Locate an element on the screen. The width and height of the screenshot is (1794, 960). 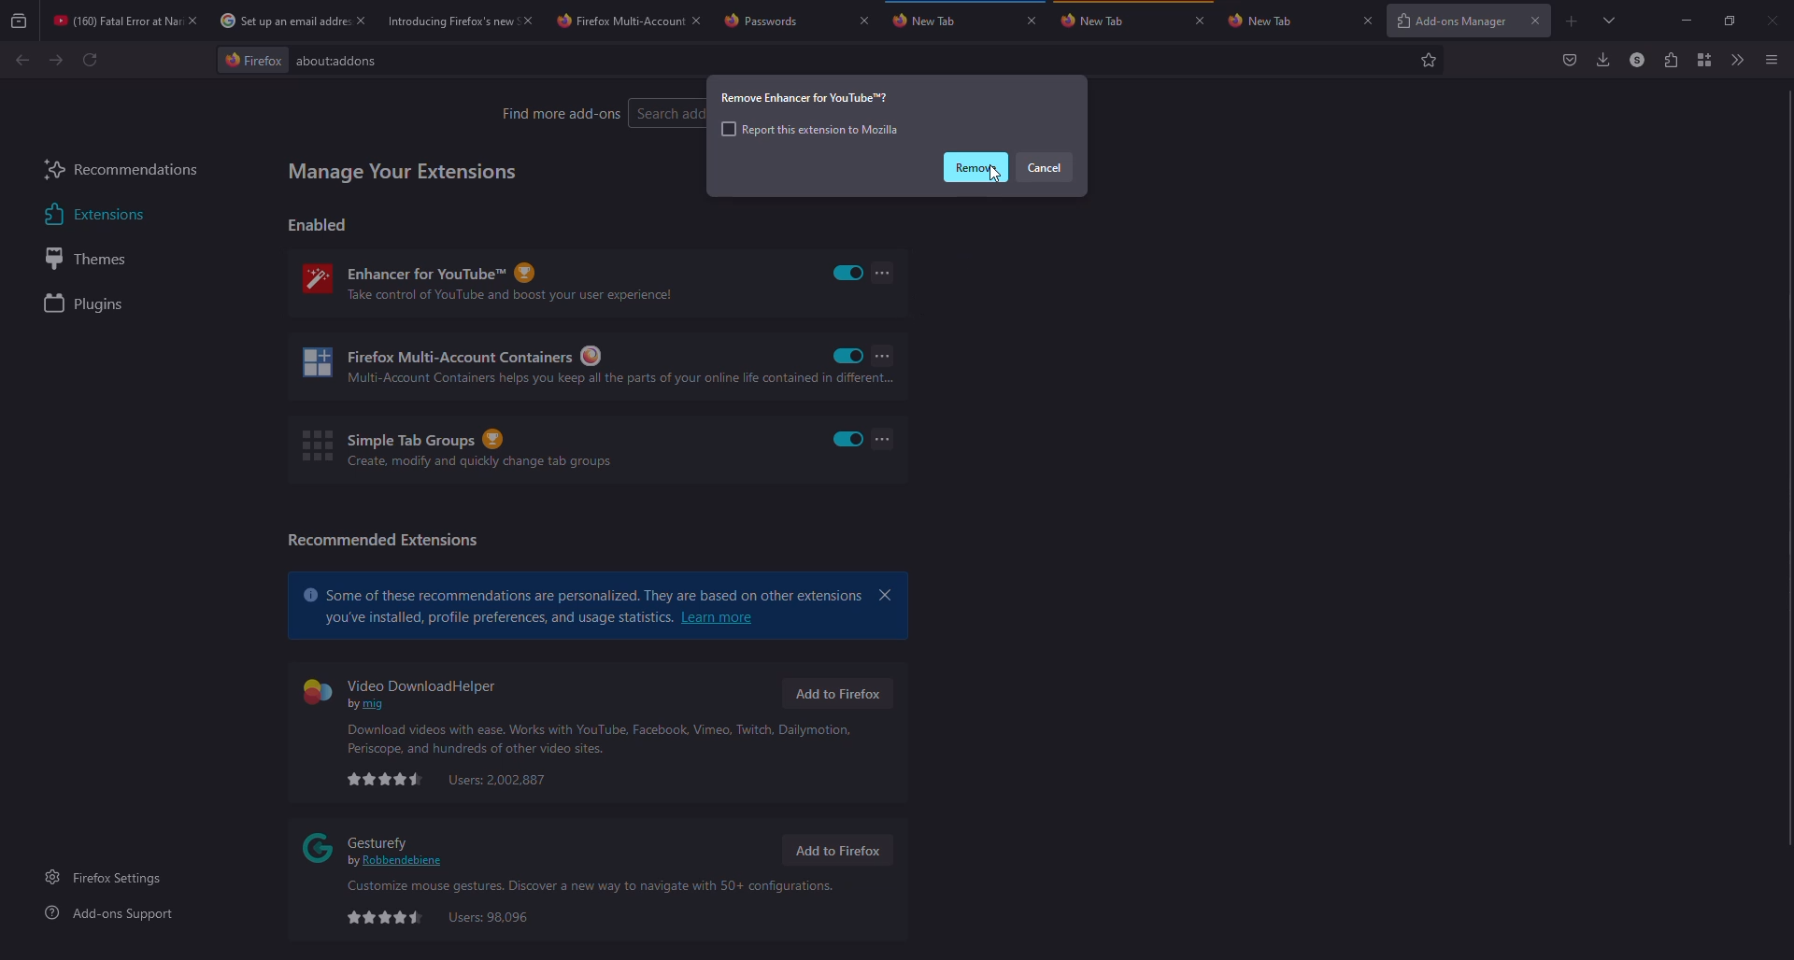
close is located at coordinates (886, 595).